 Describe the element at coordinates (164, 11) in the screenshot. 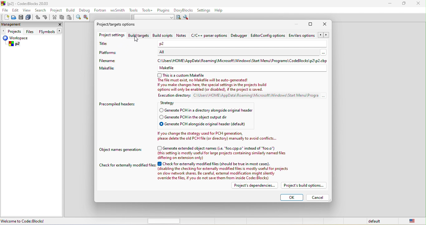

I see `plugins` at that location.